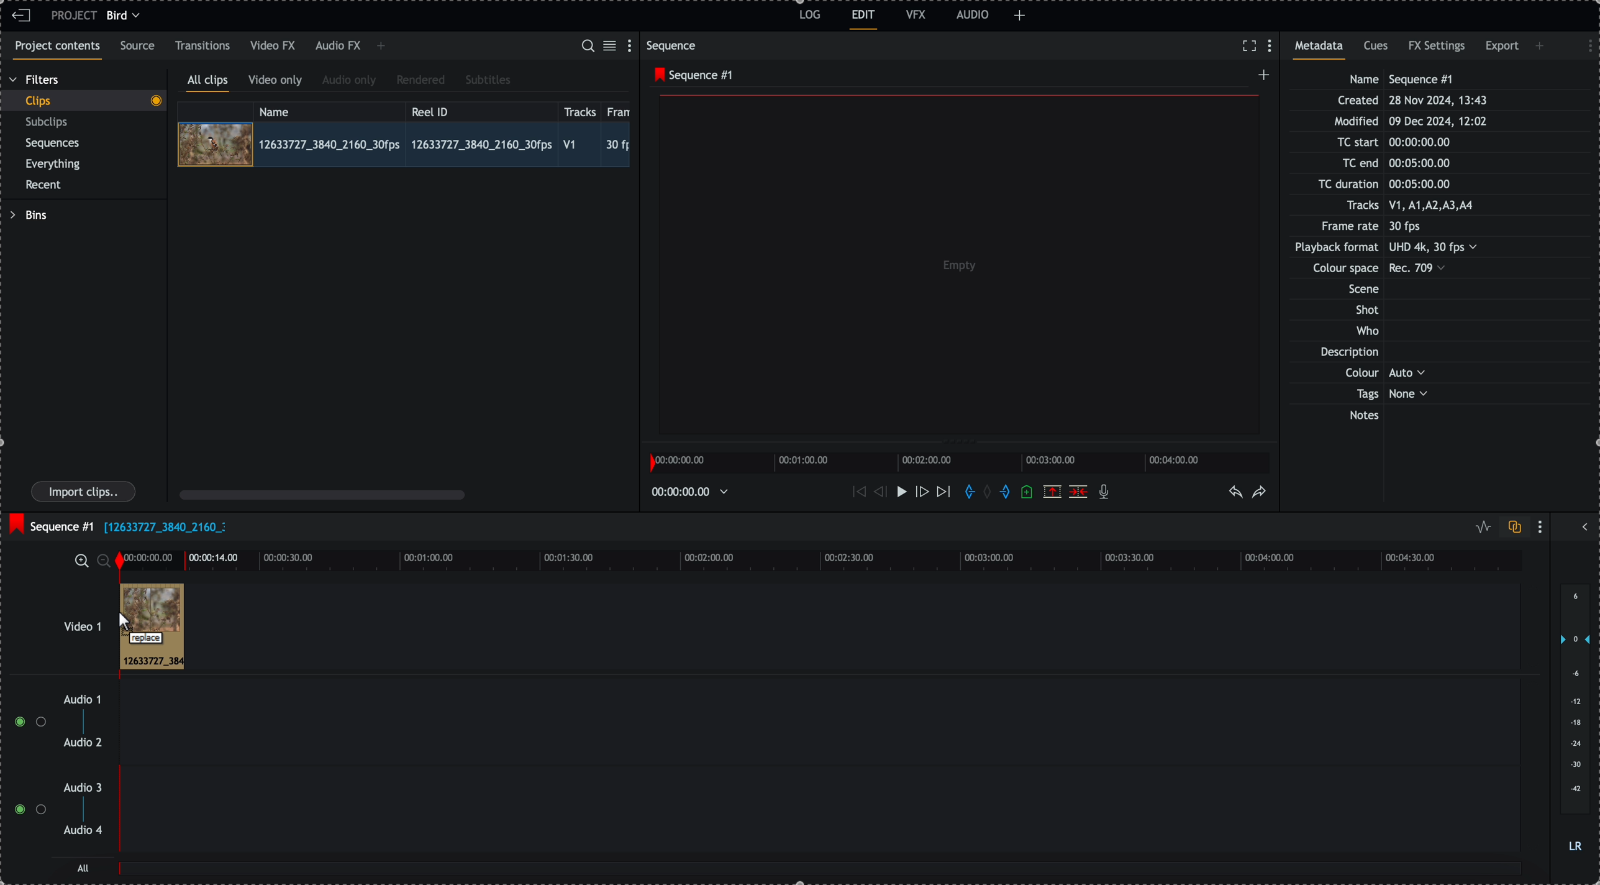  What do you see at coordinates (632, 45) in the screenshot?
I see `show settings menu` at bounding box center [632, 45].